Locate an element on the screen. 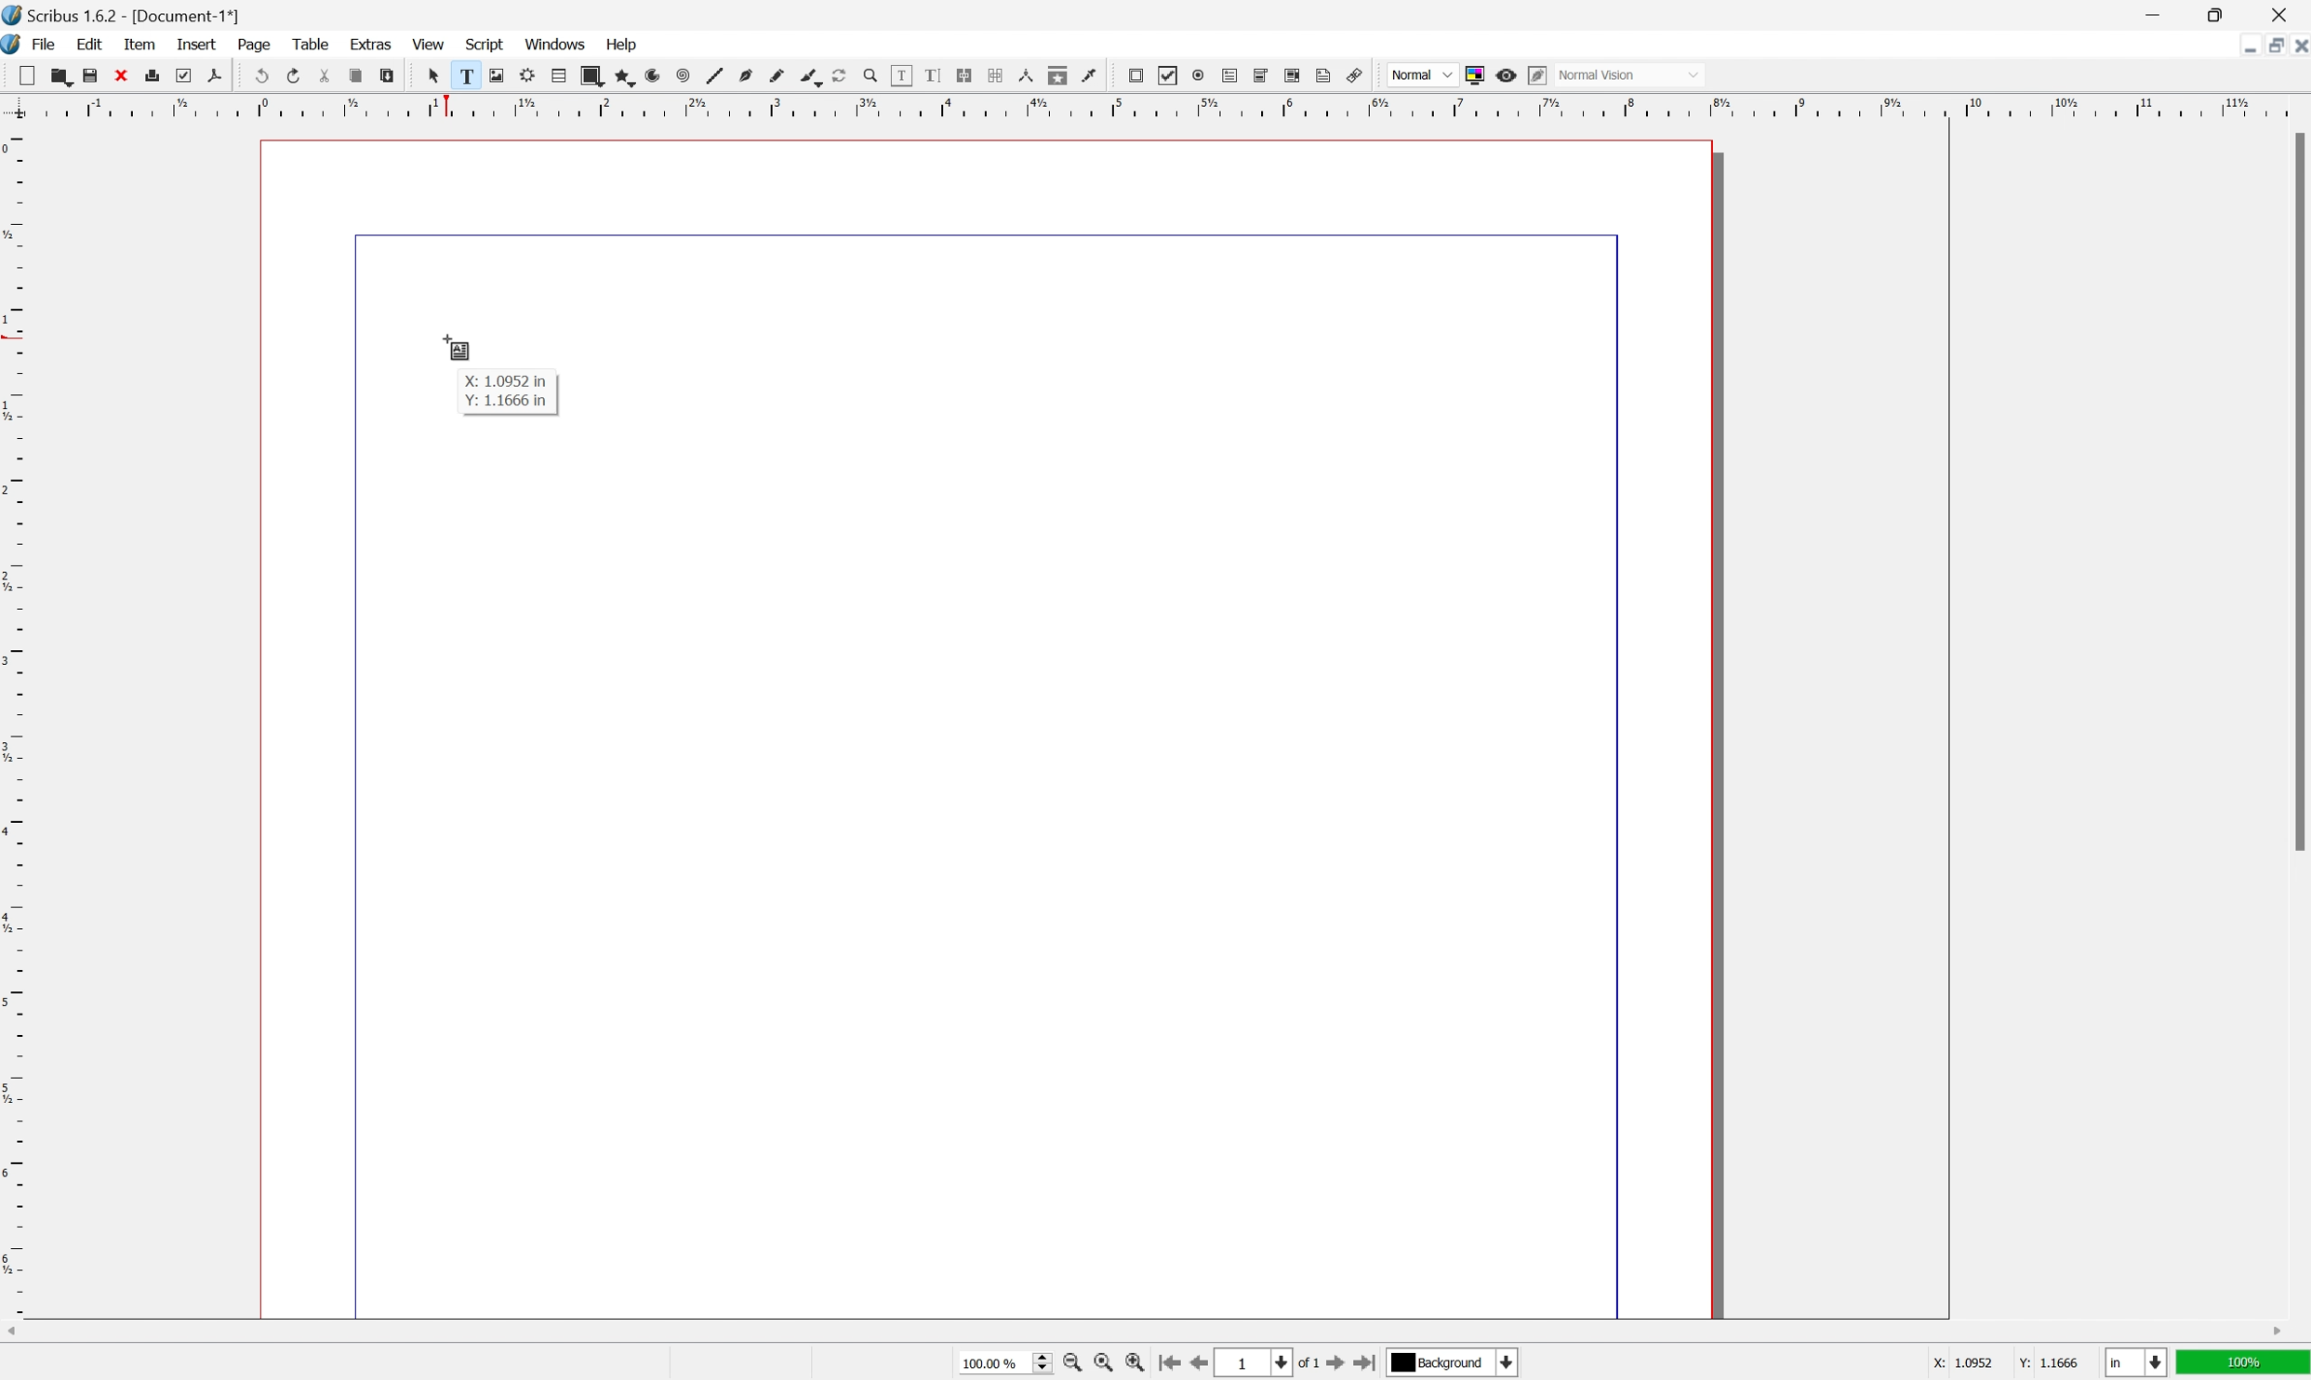 This screenshot has width=2311, height=1380. redo is located at coordinates (294, 73).